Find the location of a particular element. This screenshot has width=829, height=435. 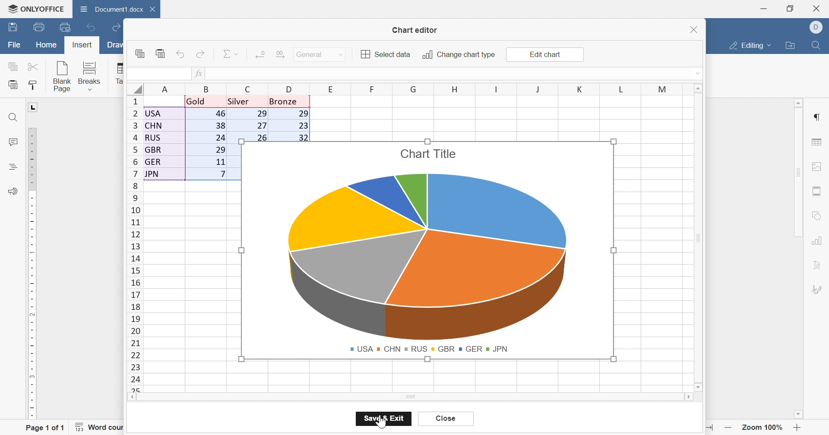

Shape settings is located at coordinates (819, 216).